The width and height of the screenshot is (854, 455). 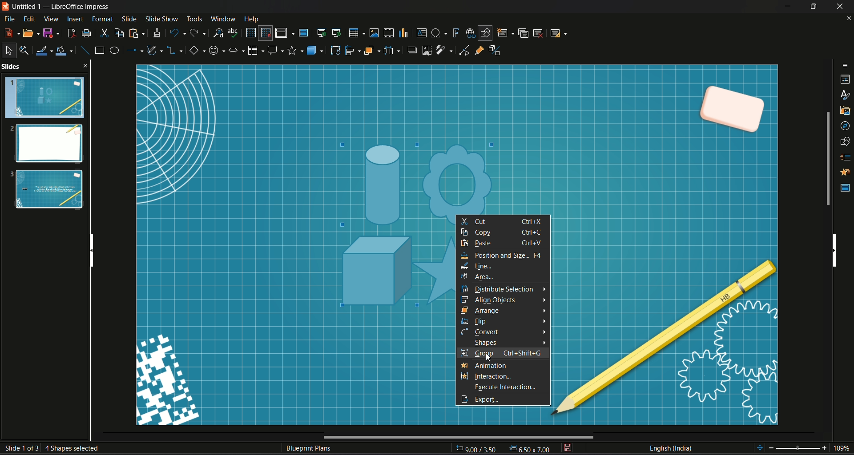 I want to click on insert, so click(x=74, y=19).